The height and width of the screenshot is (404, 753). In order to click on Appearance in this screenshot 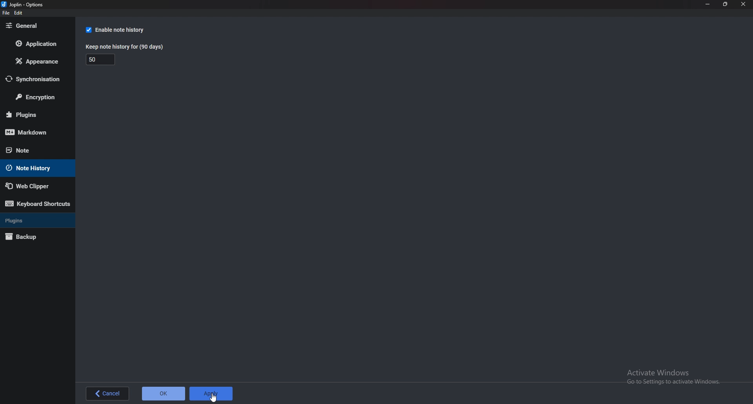, I will do `click(35, 63)`.